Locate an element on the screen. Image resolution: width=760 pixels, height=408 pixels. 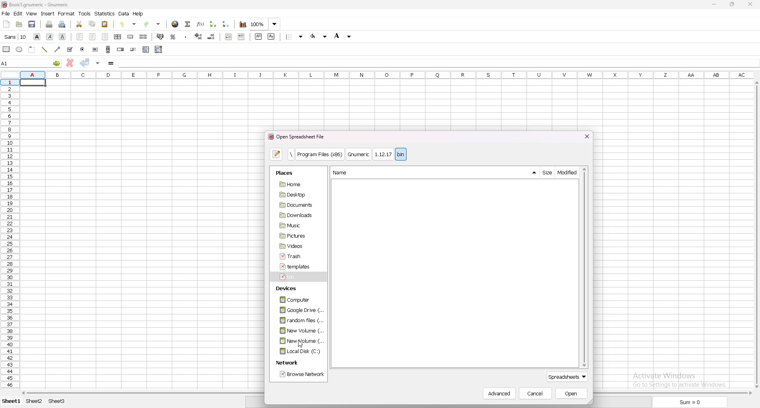
statistics is located at coordinates (105, 13).